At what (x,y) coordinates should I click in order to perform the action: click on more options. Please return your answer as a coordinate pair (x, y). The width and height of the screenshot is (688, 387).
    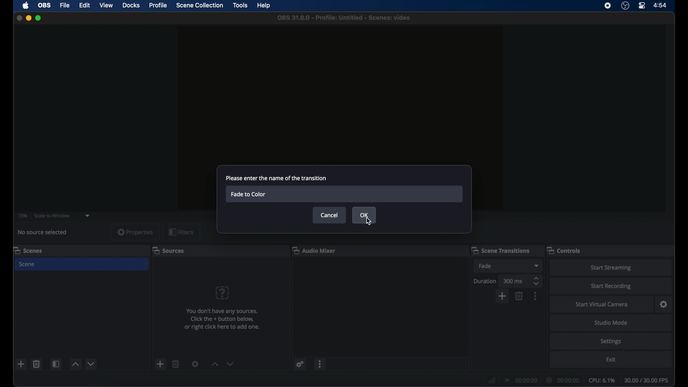
    Looking at the image, I should click on (536, 296).